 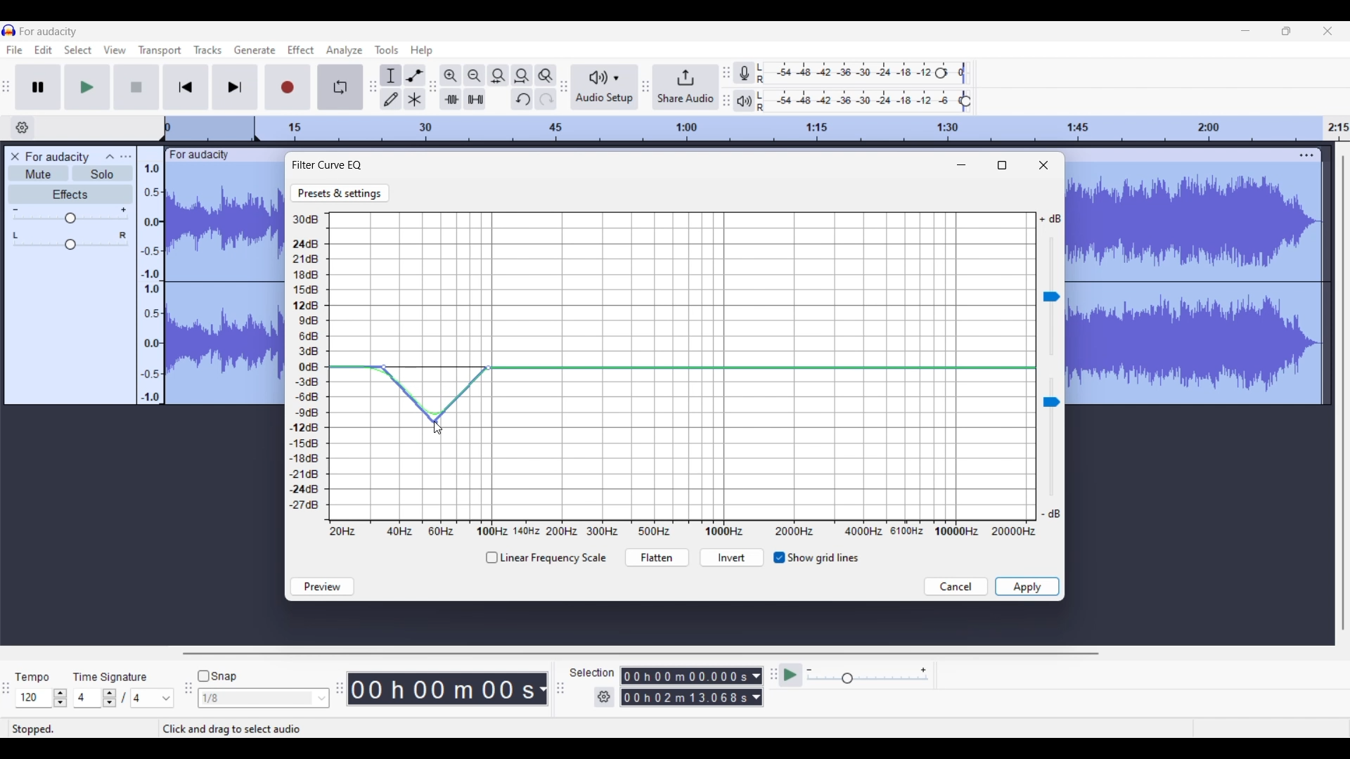 I want to click on Show interface in a smaller tab, so click(x=1286, y=31).